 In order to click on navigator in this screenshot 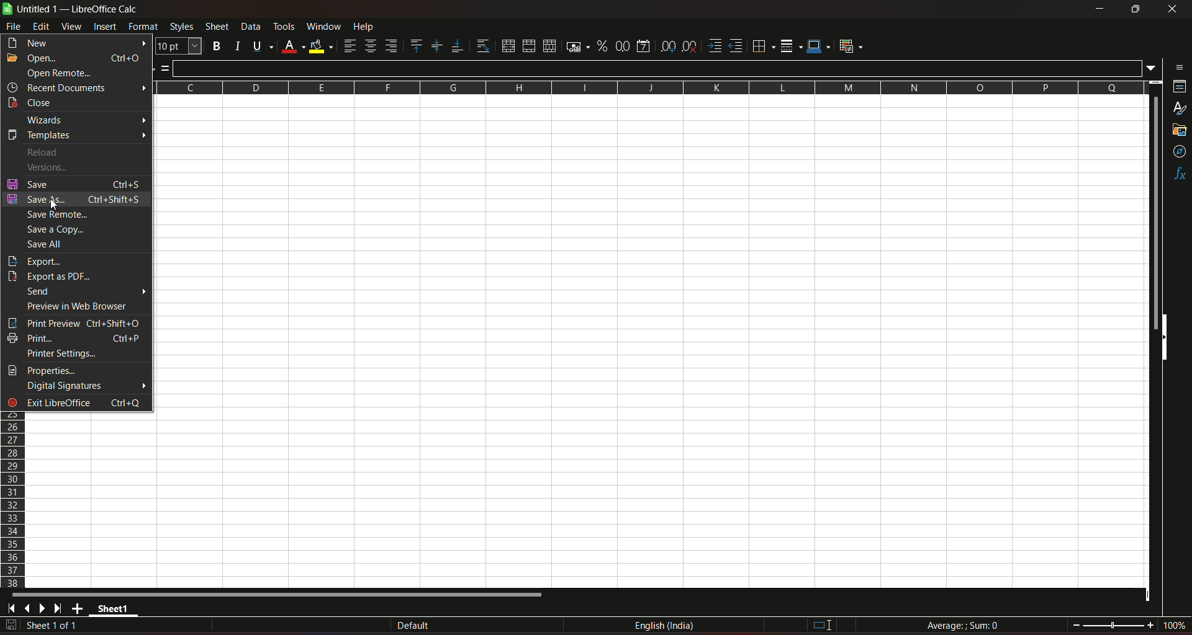, I will do `click(1178, 151)`.